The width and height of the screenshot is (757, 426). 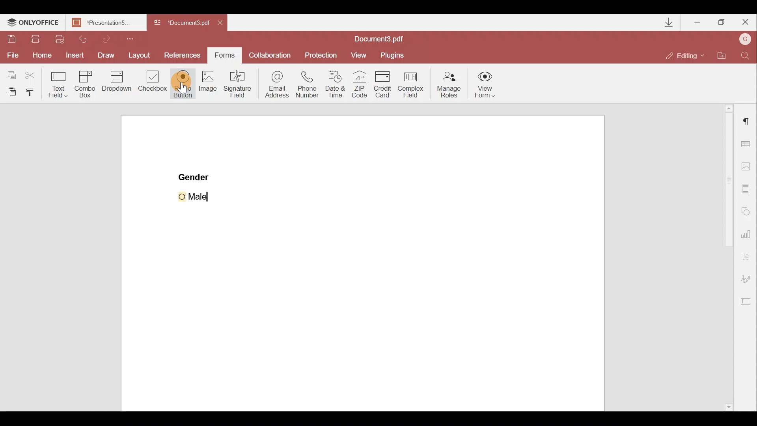 What do you see at coordinates (195, 176) in the screenshot?
I see `Gender` at bounding box center [195, 176].